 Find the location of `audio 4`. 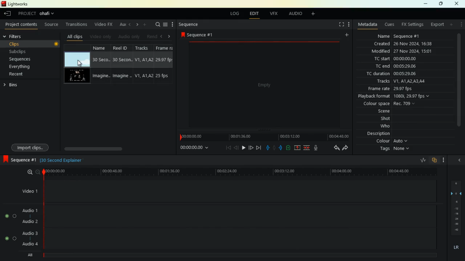

audio 4 is located at coordinates (30, 244).